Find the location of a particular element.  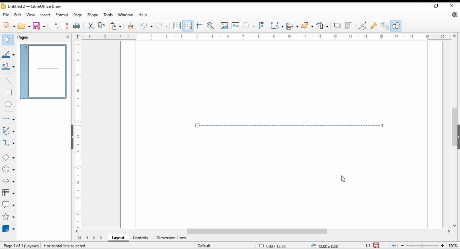

horizontal scale is located at coordinates (266, 37).